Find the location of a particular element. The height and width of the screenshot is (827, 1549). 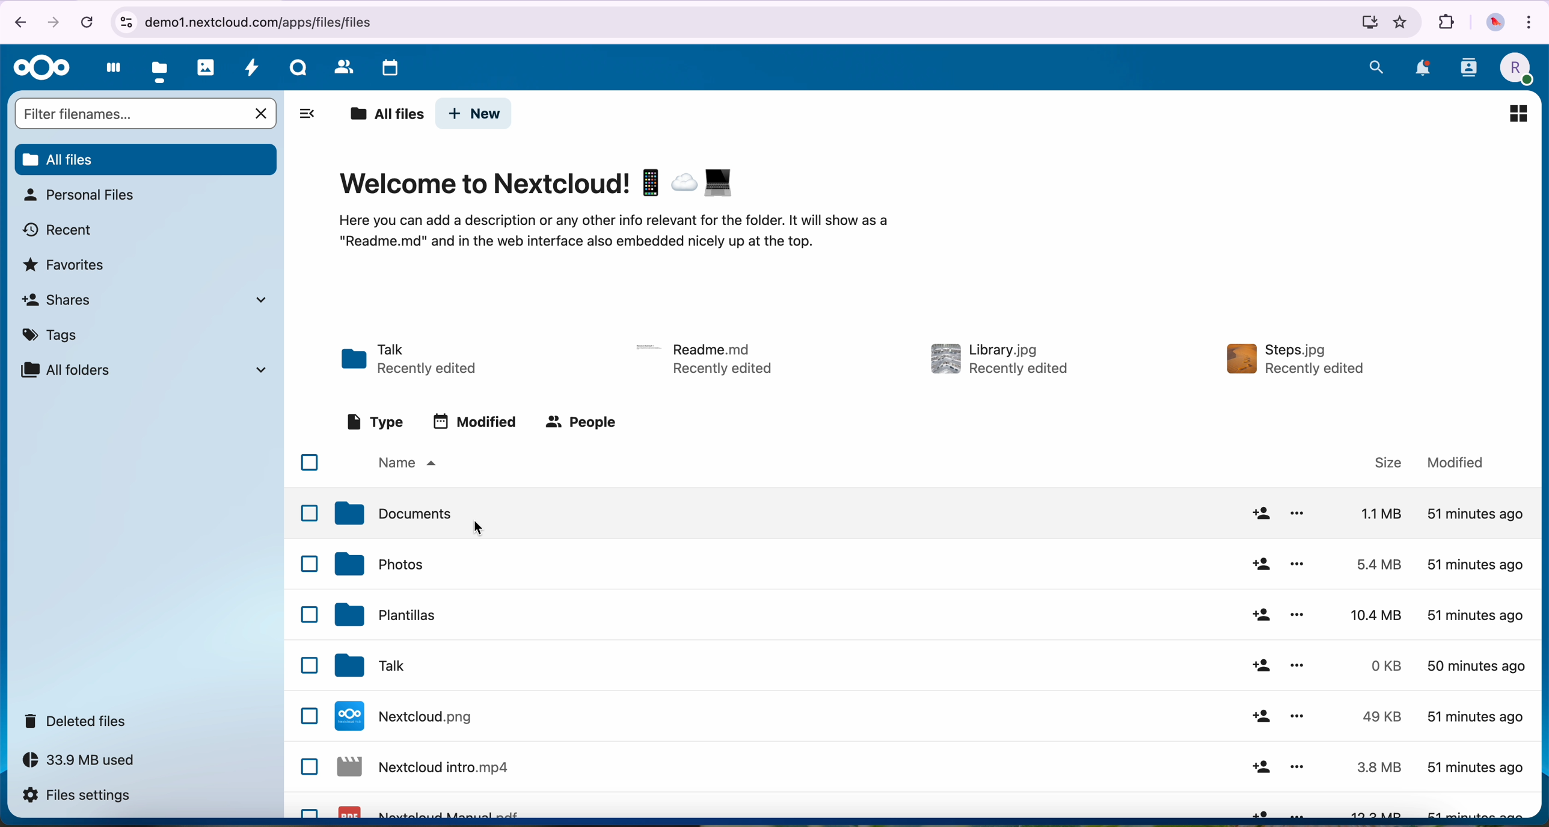

checkbox is located at coordinates (310, 716).